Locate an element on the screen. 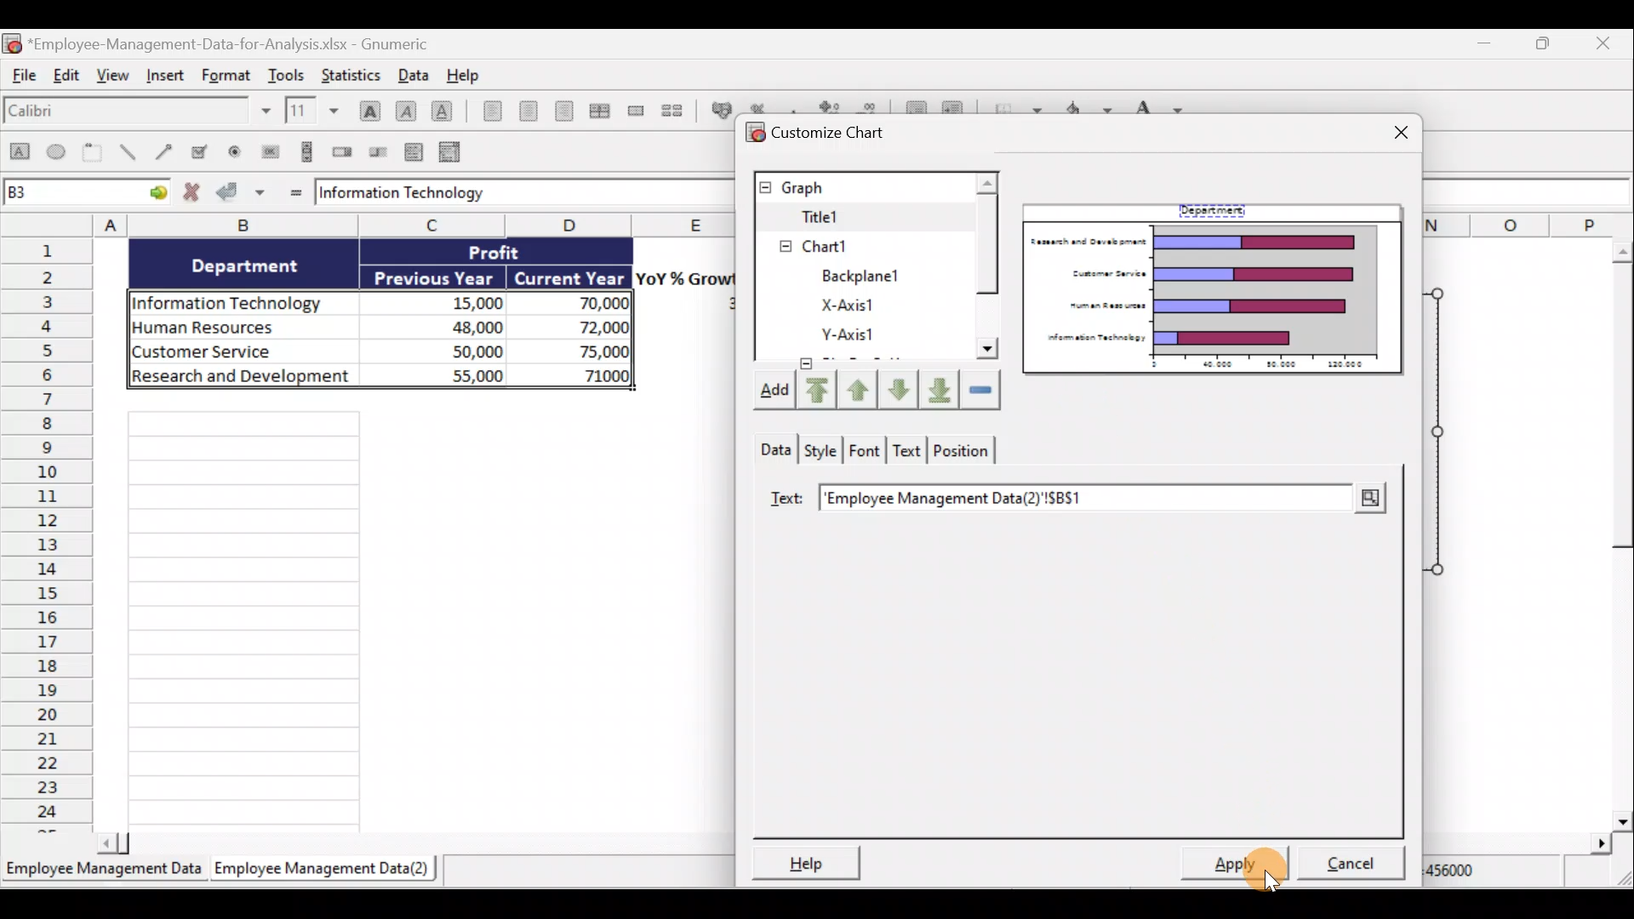 This screenshot has height=919, width=1634. Create a scrollbar is located at coordinates (304, 151).